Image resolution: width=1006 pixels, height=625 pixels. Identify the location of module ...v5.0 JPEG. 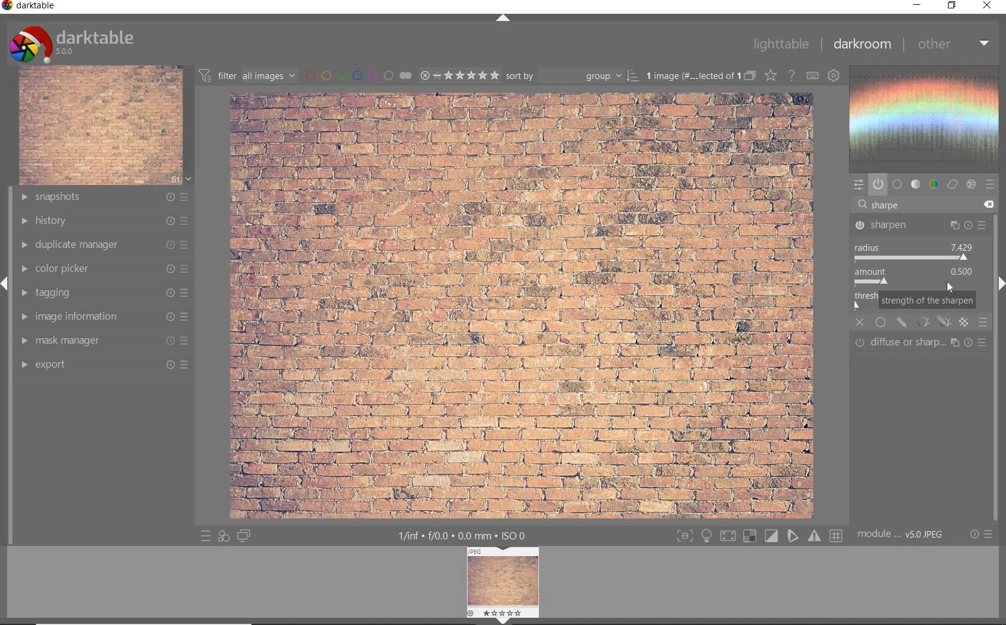
(901, 536).